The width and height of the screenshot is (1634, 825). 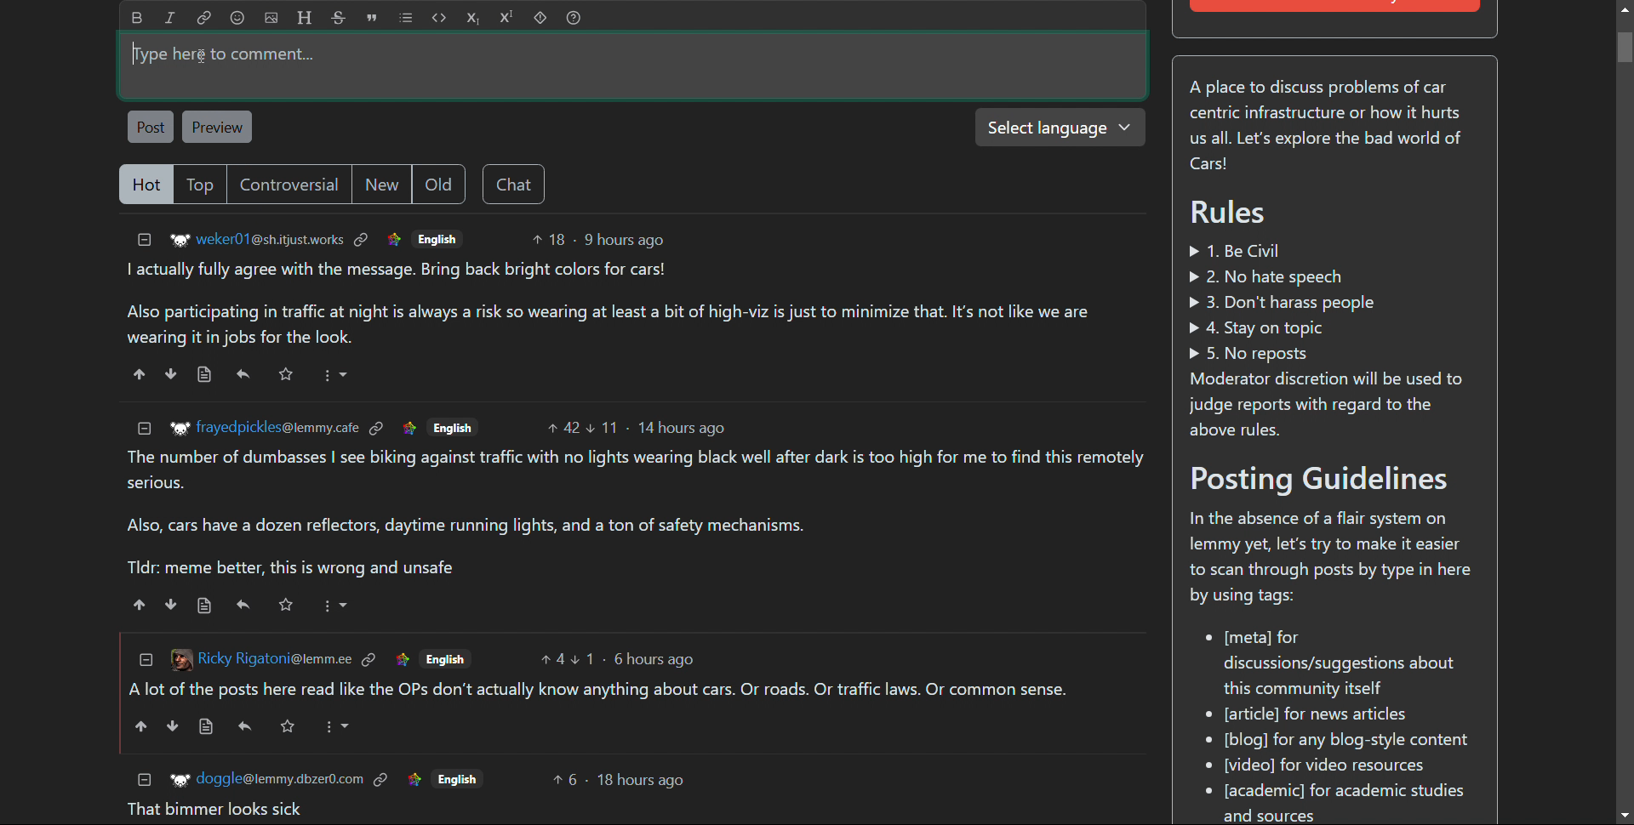 What do you see at coordinates (257, 242) in the screenshot?
I see `'®" weker01@sh.itjustworks` at bounding box center [257, 242].